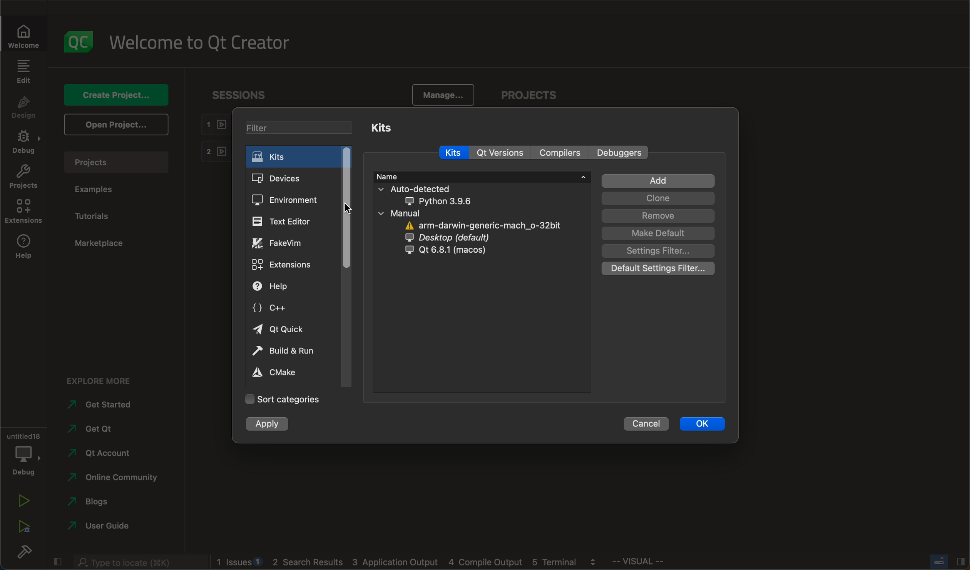 The image size is (970, 570). Describe the element at coordinates (26, 32) in the screenshot. I see `welcomw` at that location.